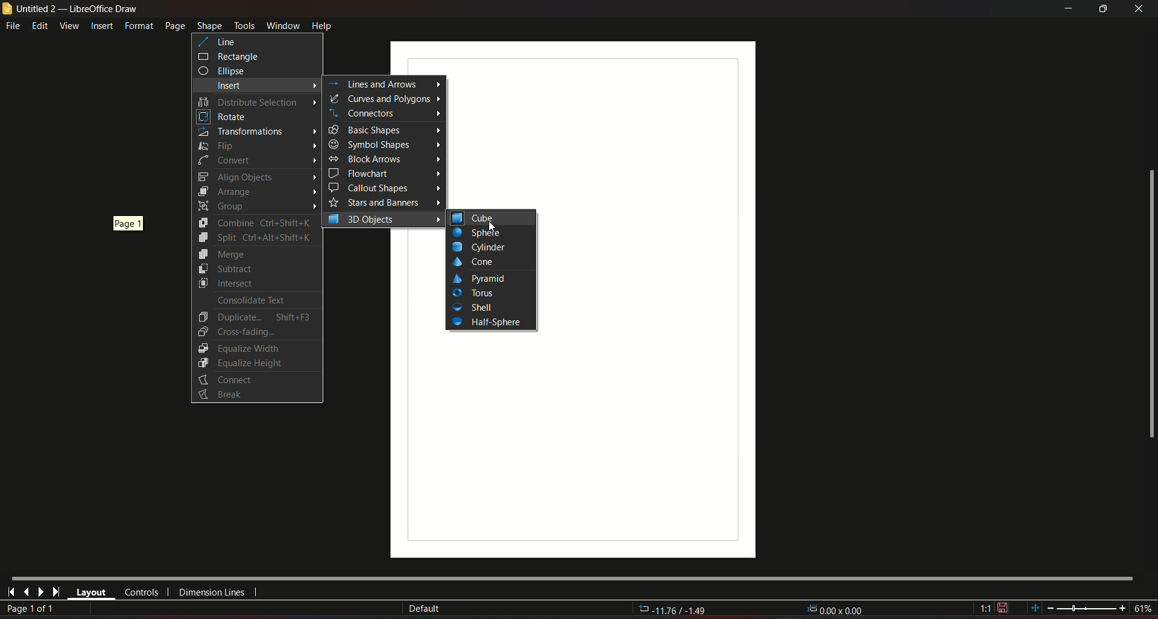 The width and height of the screenshot is (1158, 619). I want to click on Equalize Height, so click(240, 363).